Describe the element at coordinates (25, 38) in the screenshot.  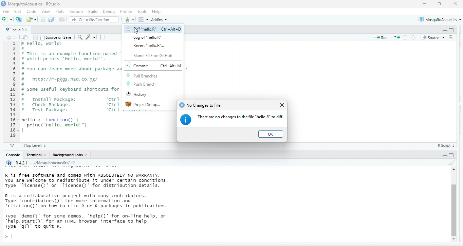
I see `show in new window` at that location.